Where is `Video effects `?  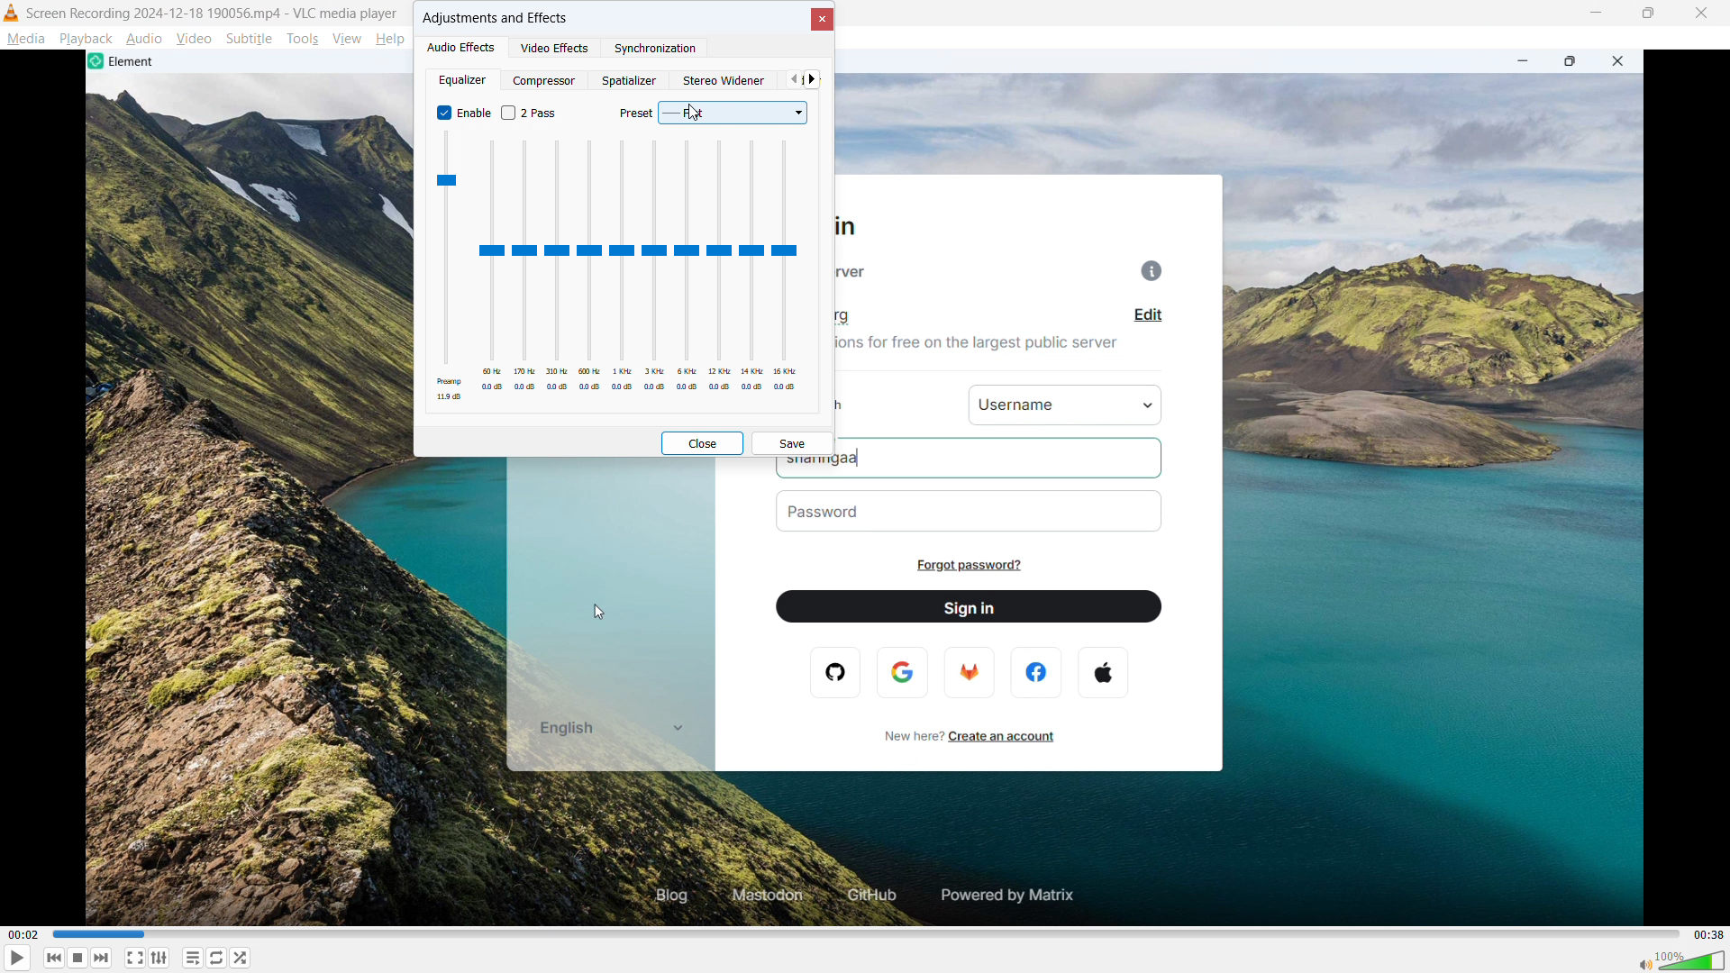 Video effects  is located at coordinates (556, 47).